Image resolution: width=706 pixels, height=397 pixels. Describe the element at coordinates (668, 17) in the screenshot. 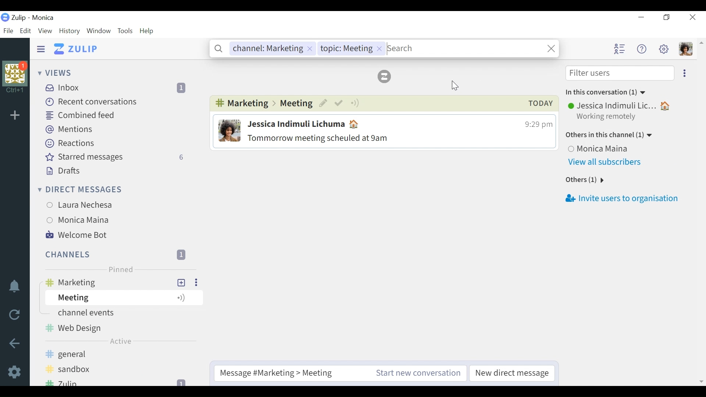

I see `Restore` at that location.